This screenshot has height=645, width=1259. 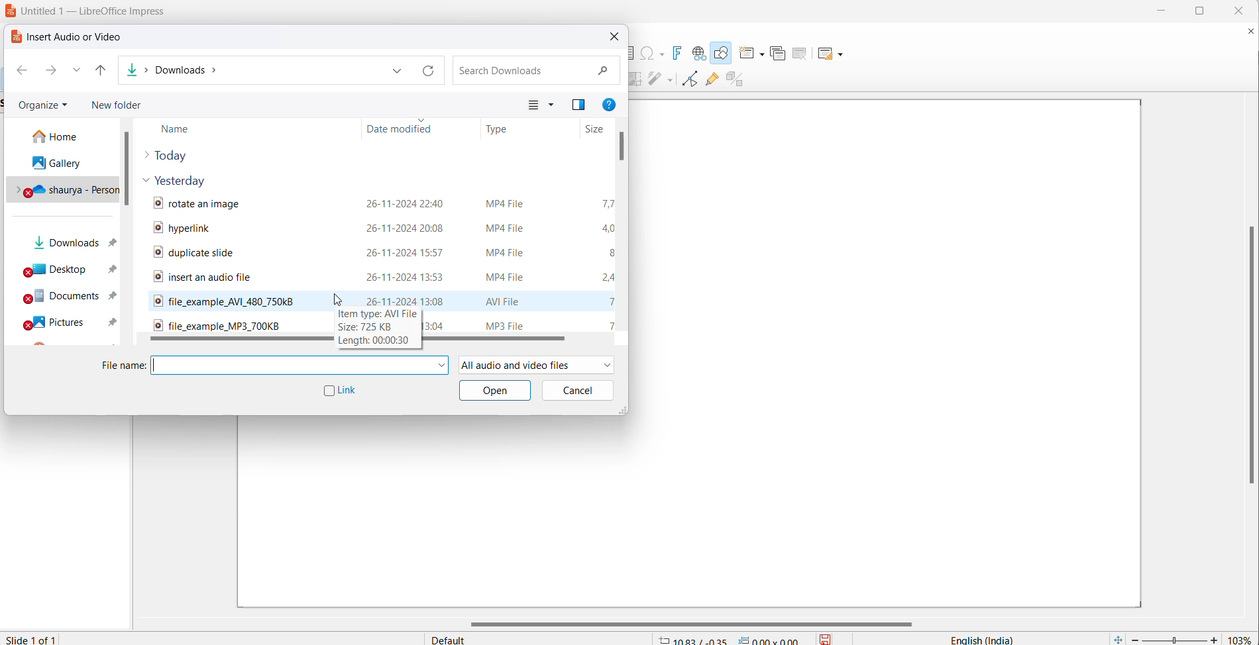 What do you see at coordinates (537, 366) in the screenshot?
I see `file formats allowed` at bounding box center [537, 366].